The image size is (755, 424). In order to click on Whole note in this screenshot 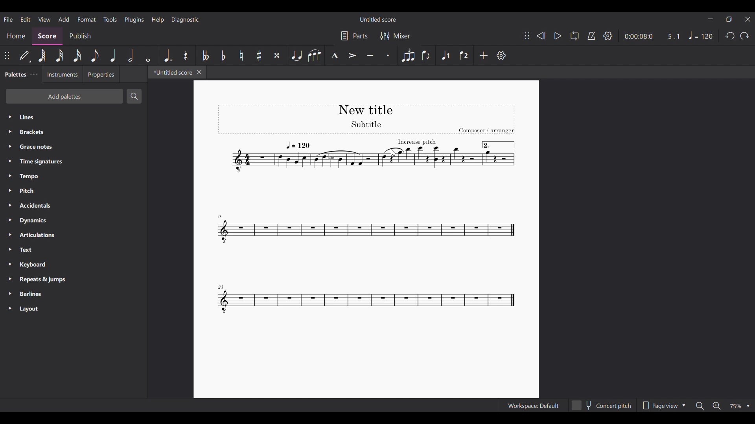, I will do `click(147, 55)`.